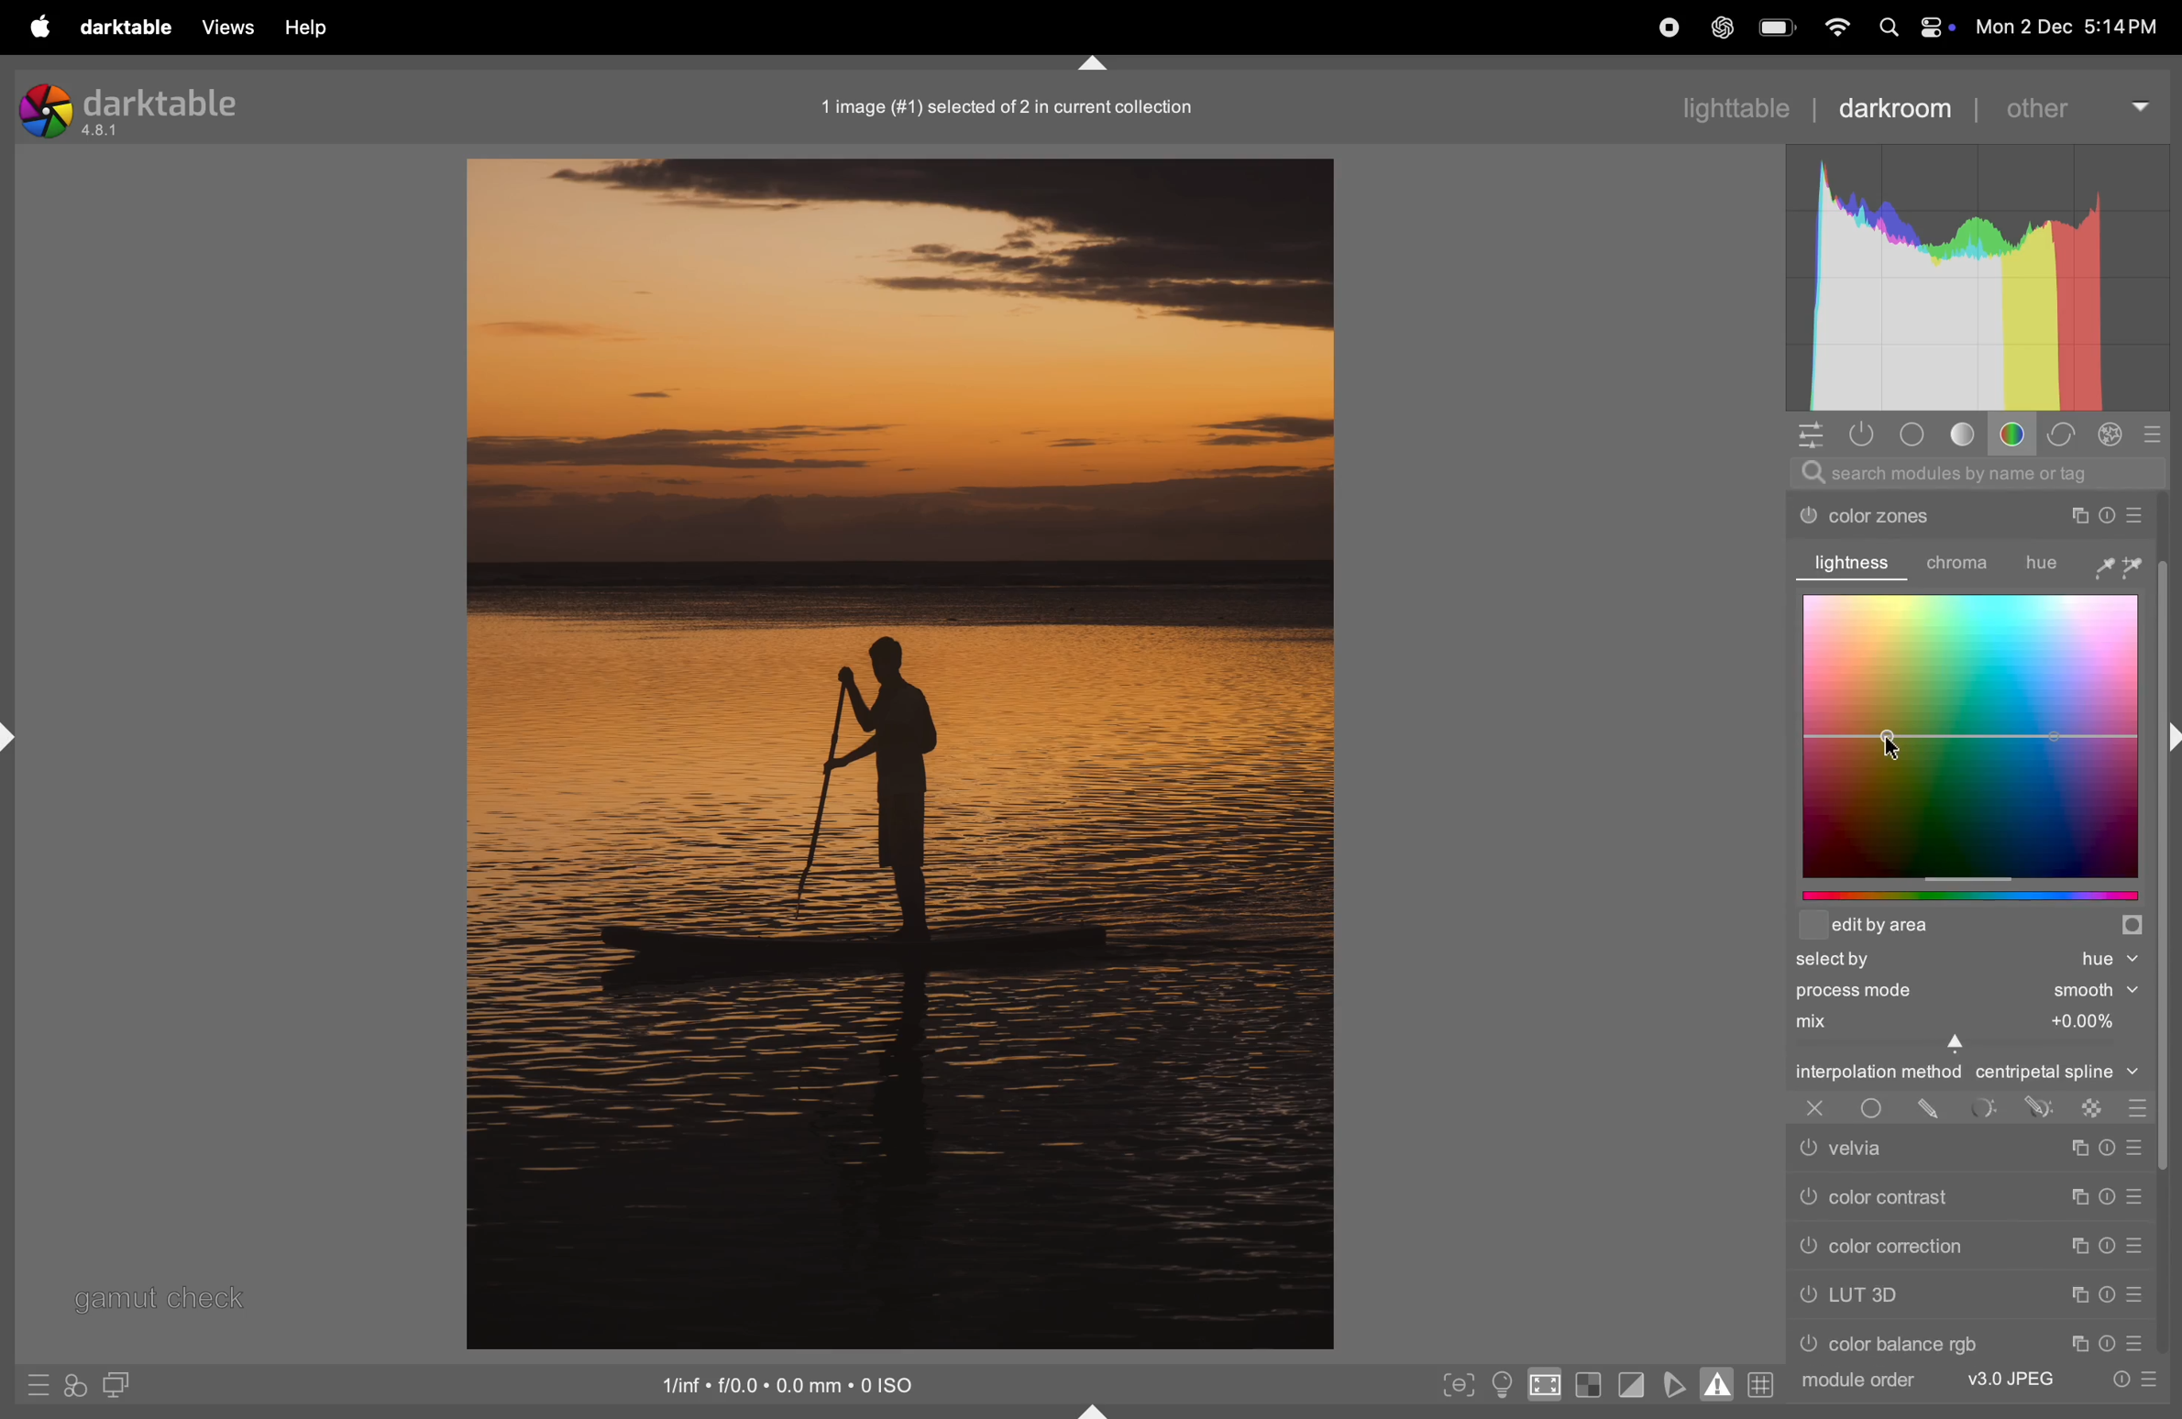  I want to click on preset, so click(2134, 1243).